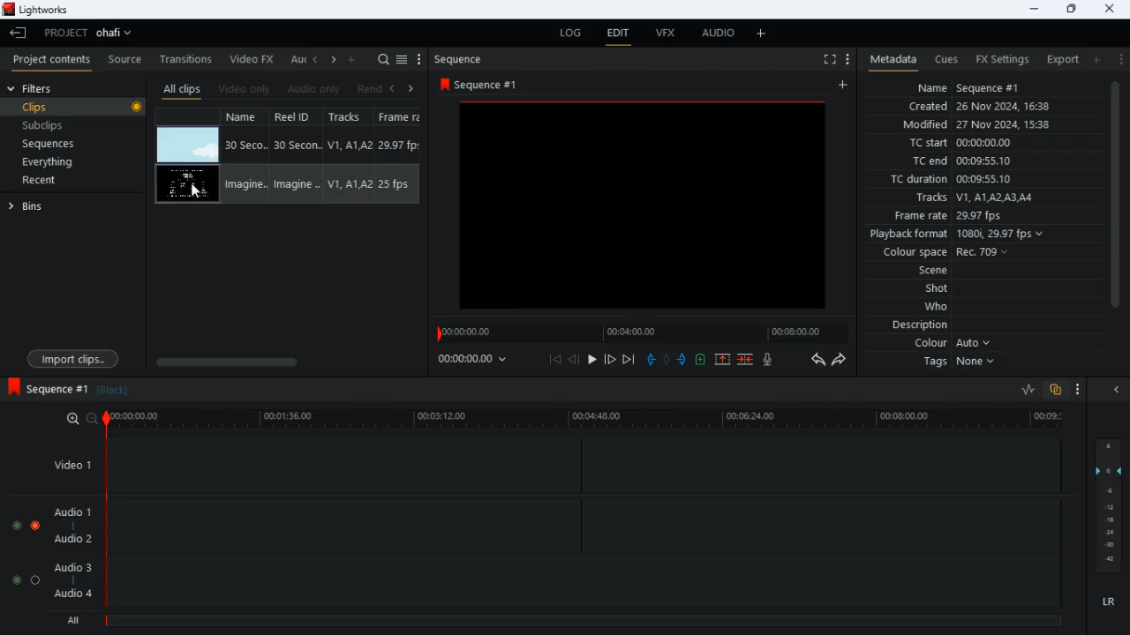  What do you see at coordinates (395, 88) in the screenshot?
I see `left` at bounding box center [395, 88].